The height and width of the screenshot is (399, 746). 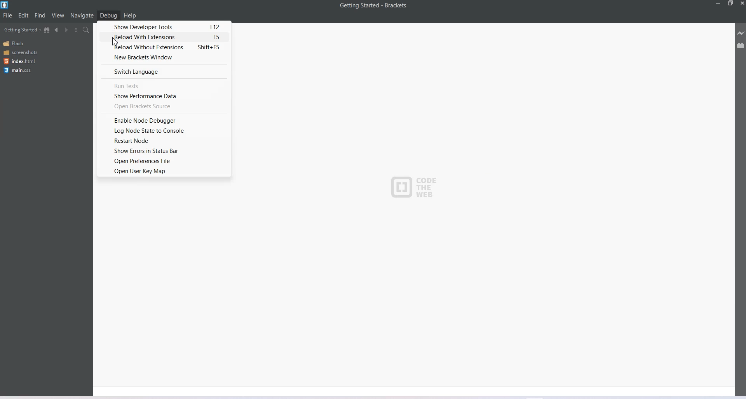 I want to click on Enable note debugger, so click(x=161, y=121).